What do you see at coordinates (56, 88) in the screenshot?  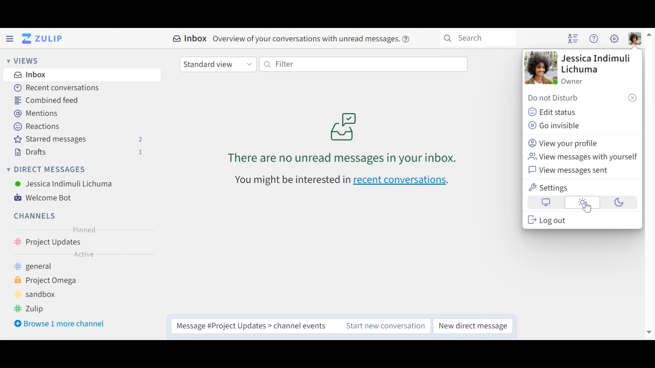 I see `Recent Conversations` at bounding box center [56, 88].